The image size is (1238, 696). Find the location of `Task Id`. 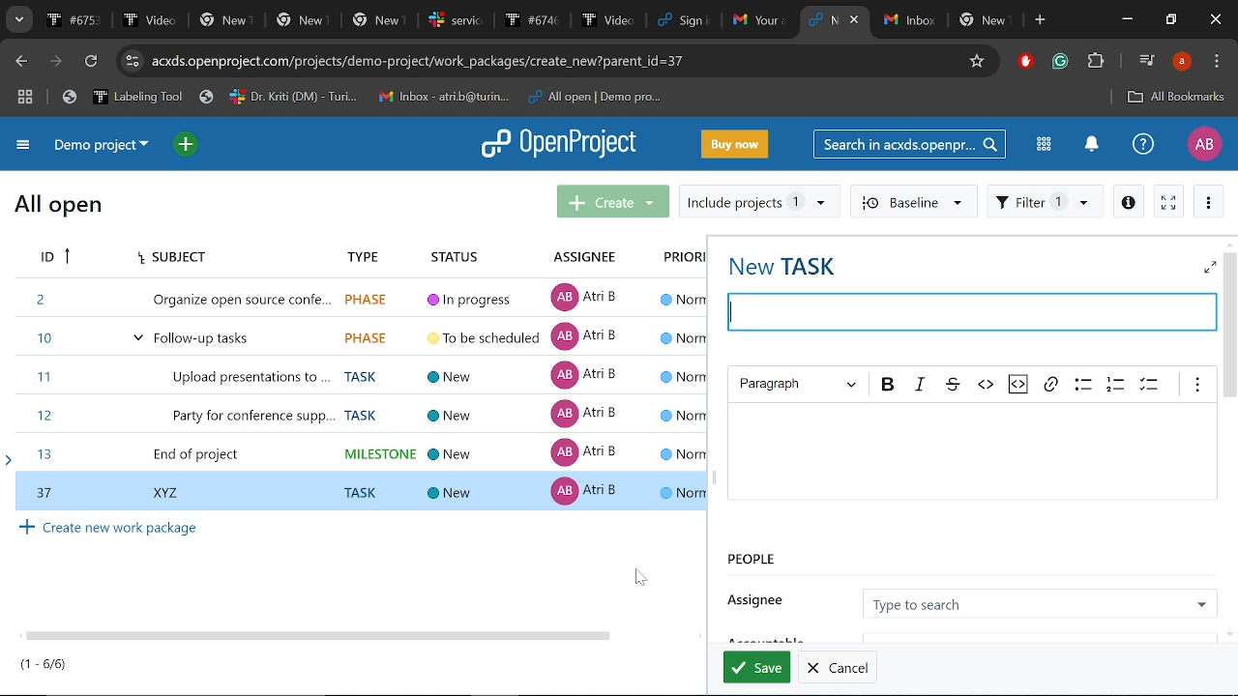

Task Id is located at coordinates (52, 258).